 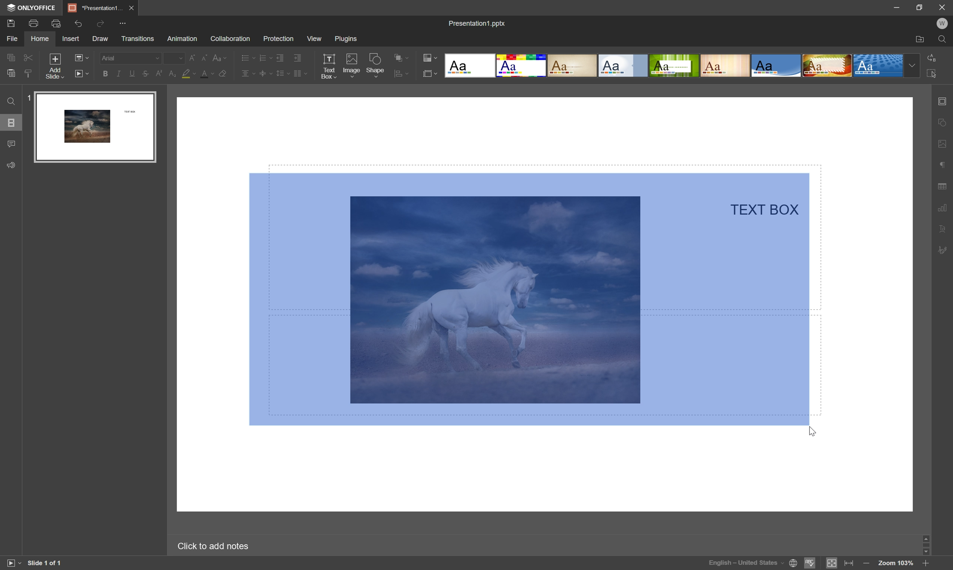 What do you see at coordinates (11, 23) in the screenshot?
I see `save` at bounding box center [11, 23].